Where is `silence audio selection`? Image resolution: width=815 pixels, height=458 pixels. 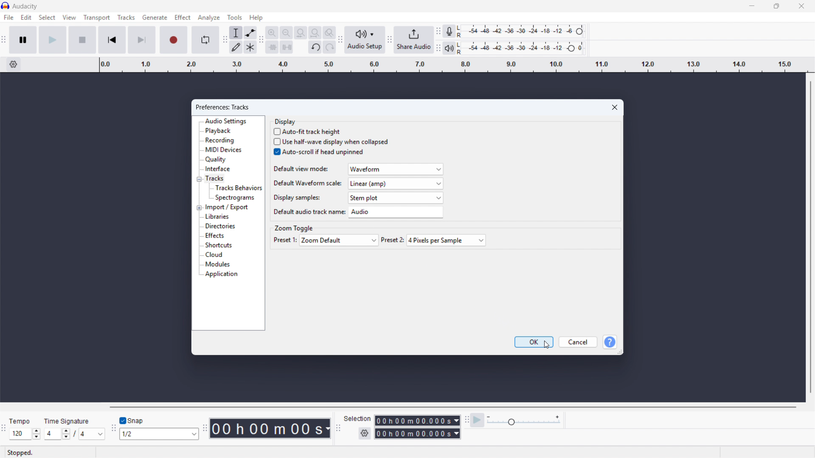 silence audio selection is located at coordinates (287, 47).